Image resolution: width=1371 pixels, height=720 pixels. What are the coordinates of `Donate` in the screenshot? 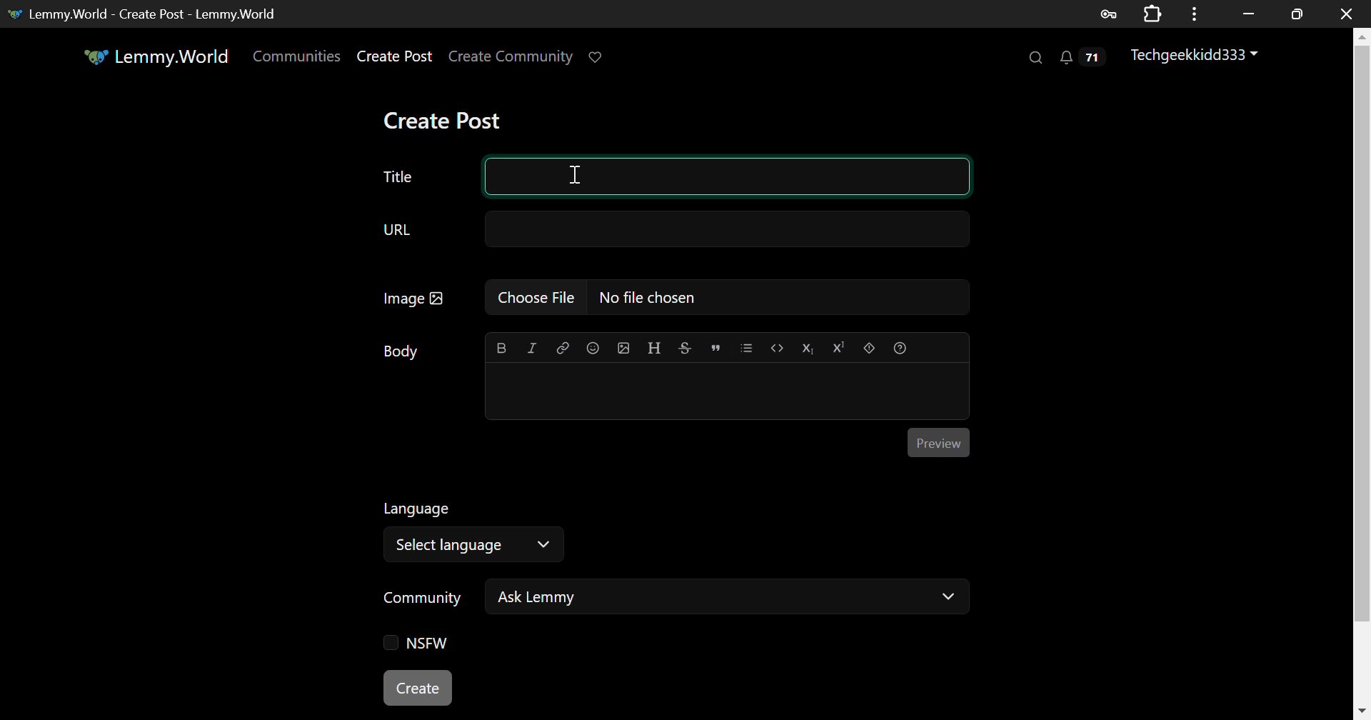 It's located at (601, 58).